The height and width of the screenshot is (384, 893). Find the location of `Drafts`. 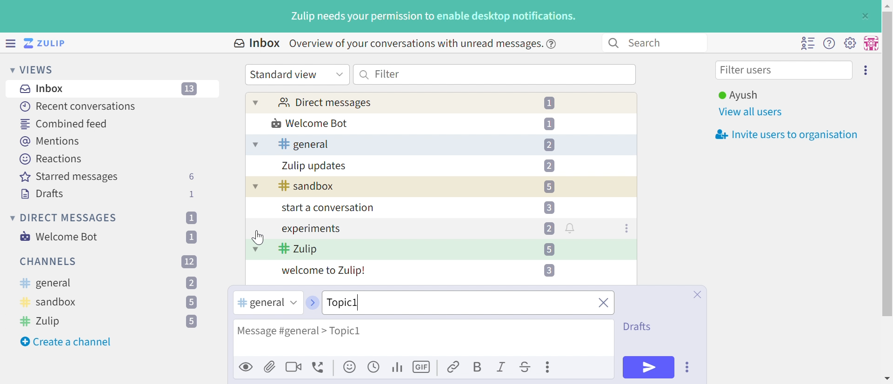

Drafts is located at coordinates (640, 325).